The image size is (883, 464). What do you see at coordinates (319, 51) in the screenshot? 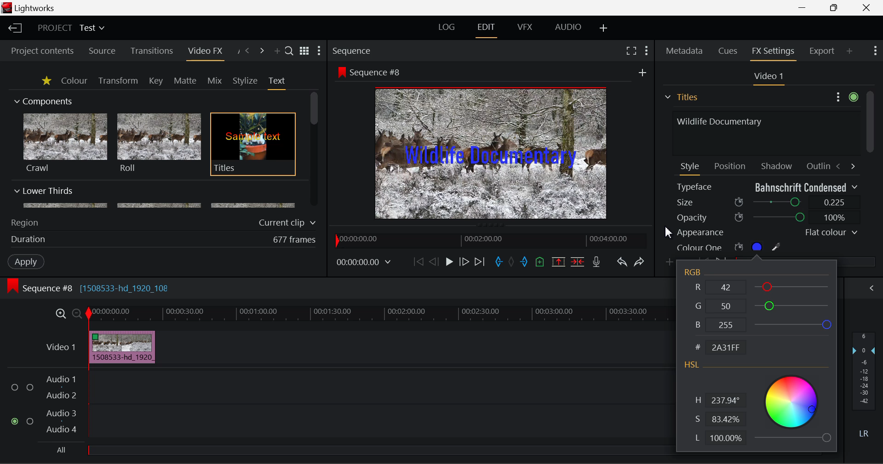
I see `Show Settings` at bounding box center [319, 51].